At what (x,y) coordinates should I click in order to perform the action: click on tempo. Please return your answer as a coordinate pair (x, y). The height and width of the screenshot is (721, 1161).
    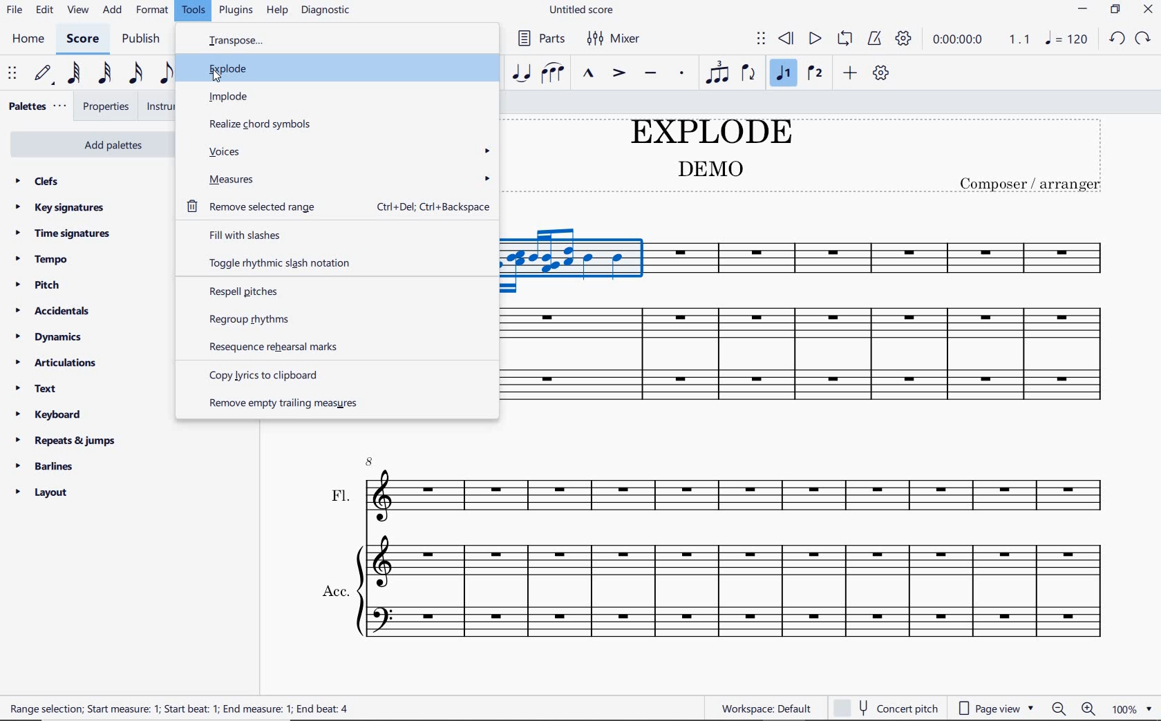
    Looking at the image, I should click on (44, 260).